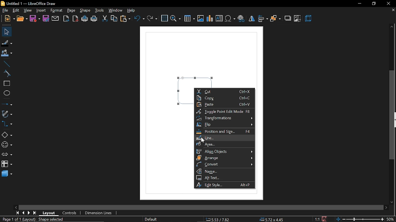 Image resolution: width=396 pixels, height=222 pixels. What do you see at coordinates (226, 118) in the screenshot?
I see `transformations` at bounding box center [226, 118].